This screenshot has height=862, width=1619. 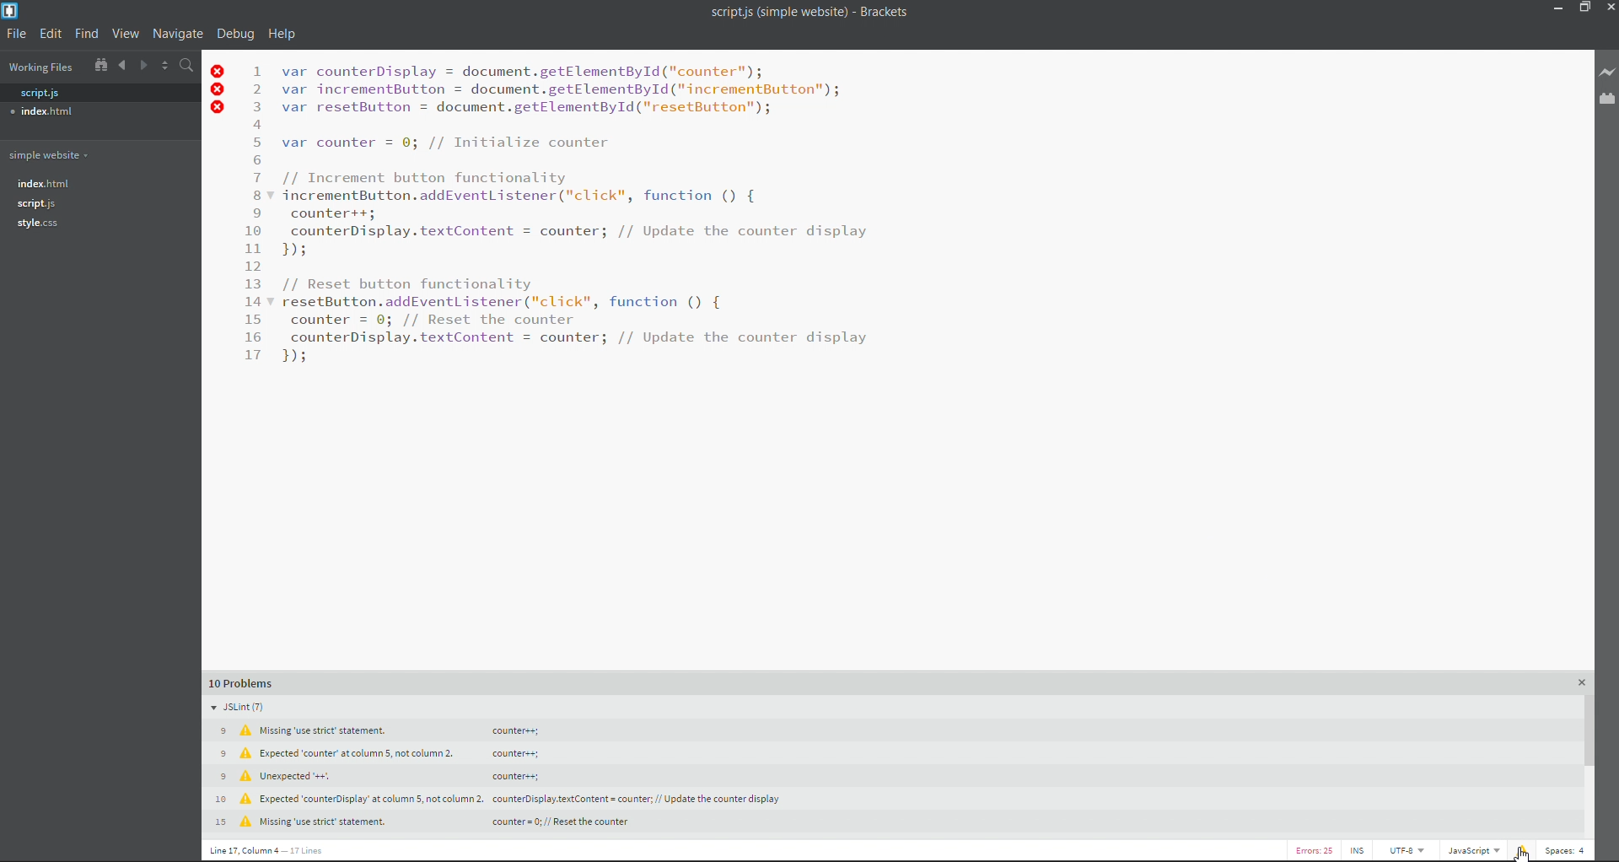 I want to click on file, so click(x=14, y=35).